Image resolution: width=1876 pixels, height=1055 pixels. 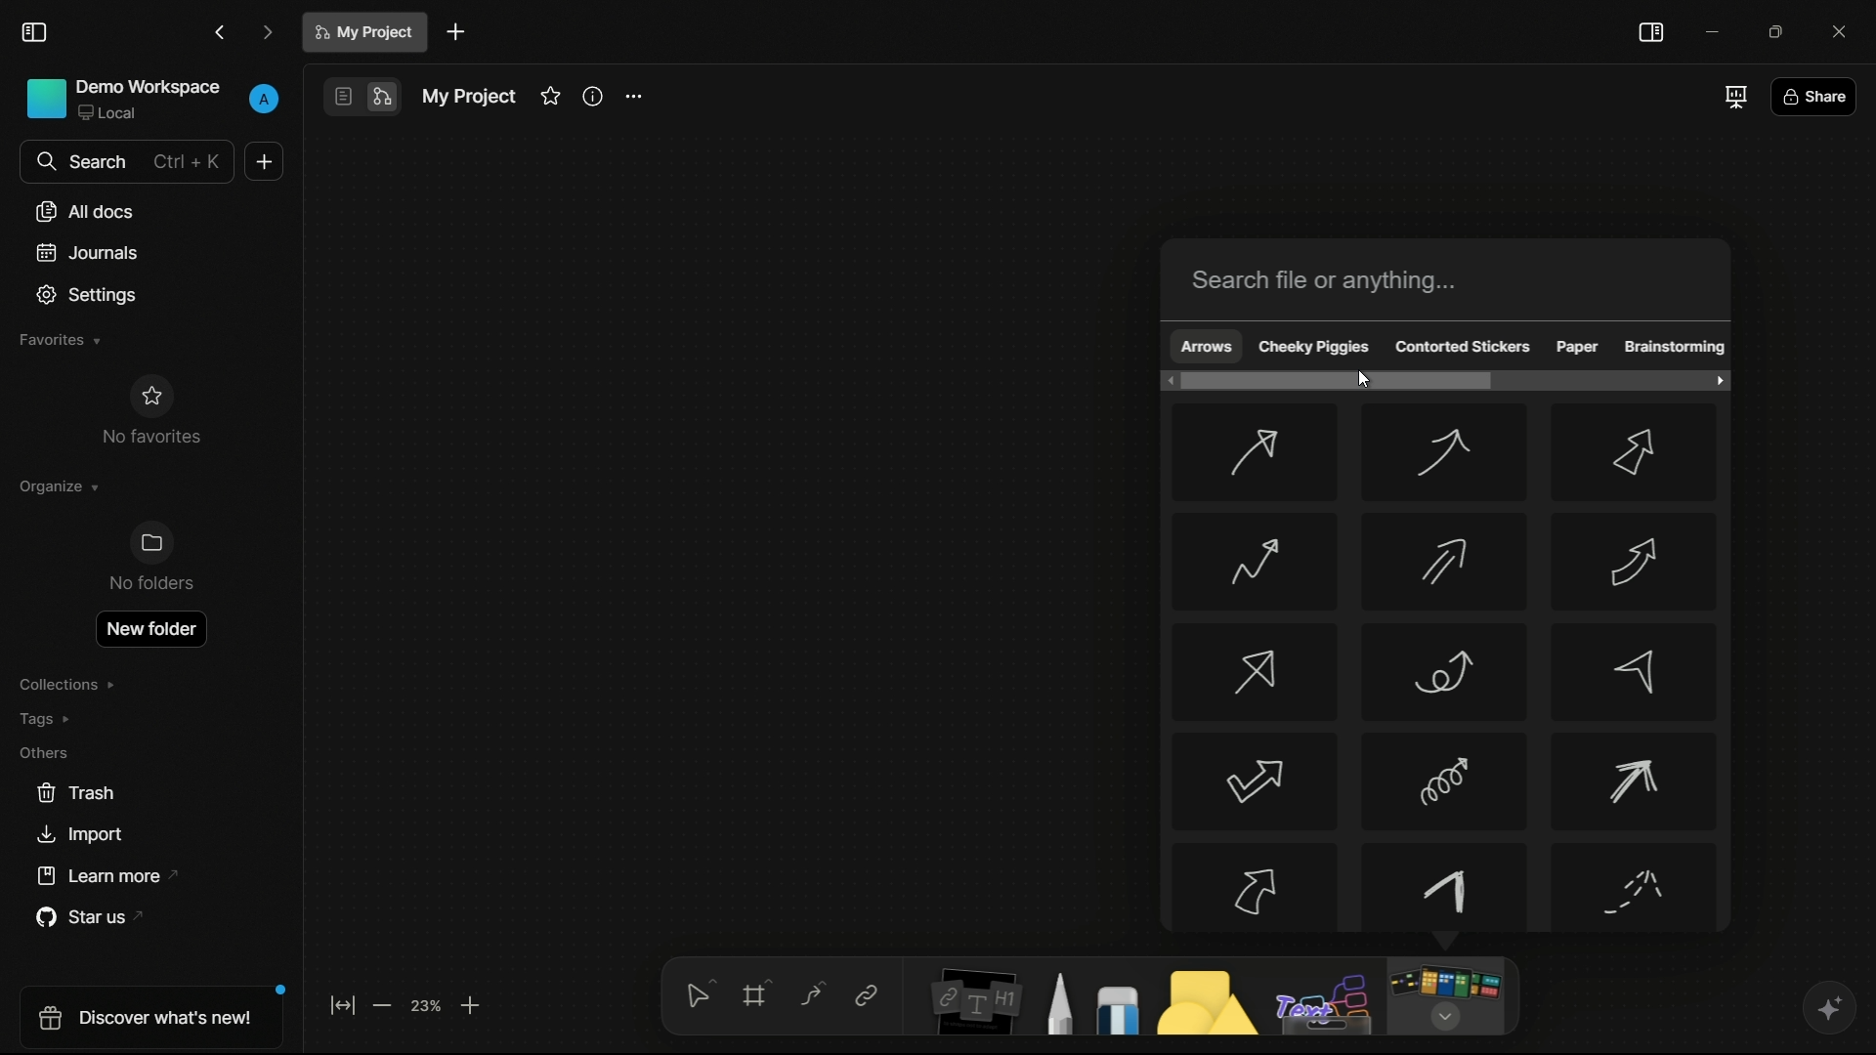 What do you see at coordinates (1203, 1001) in the screenshot?
I see `shapes` at bounding box center [1203, 1001].